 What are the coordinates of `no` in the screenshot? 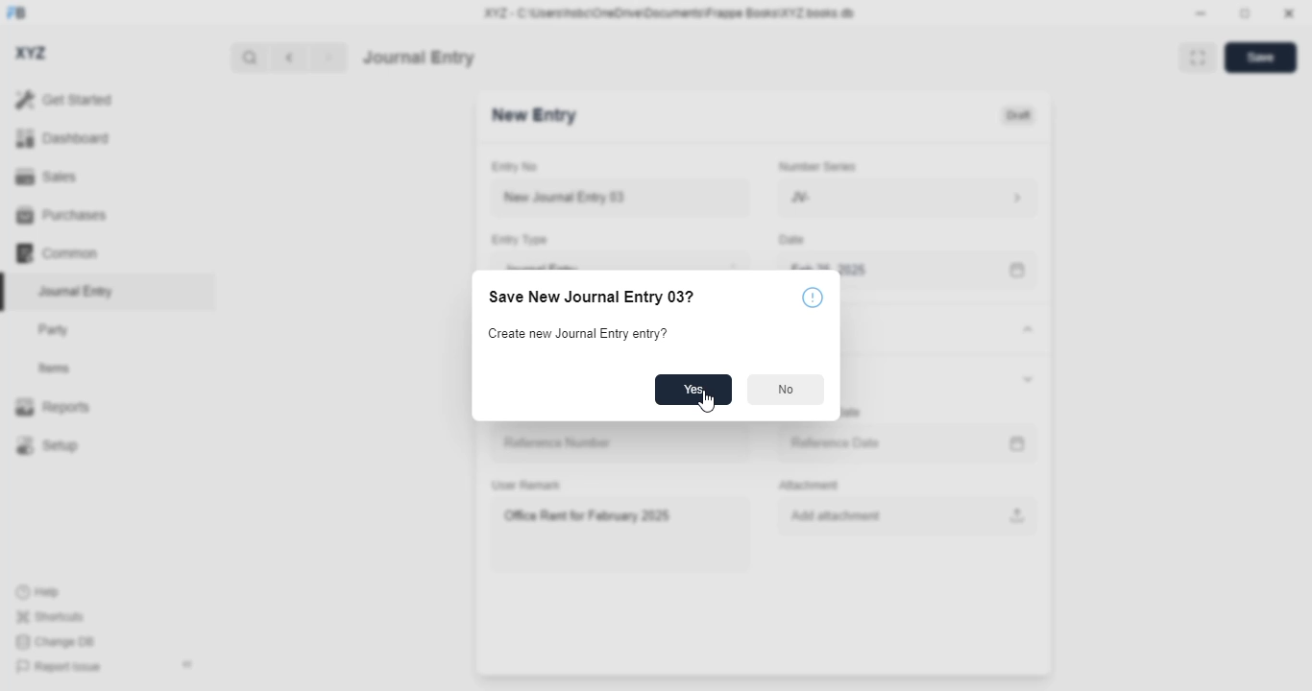 It's located at (786, 389).